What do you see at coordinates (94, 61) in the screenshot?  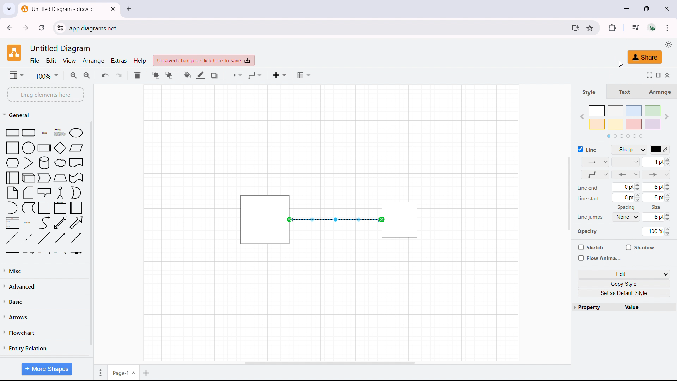 I see `arrange` at bounding box center [94, 61].